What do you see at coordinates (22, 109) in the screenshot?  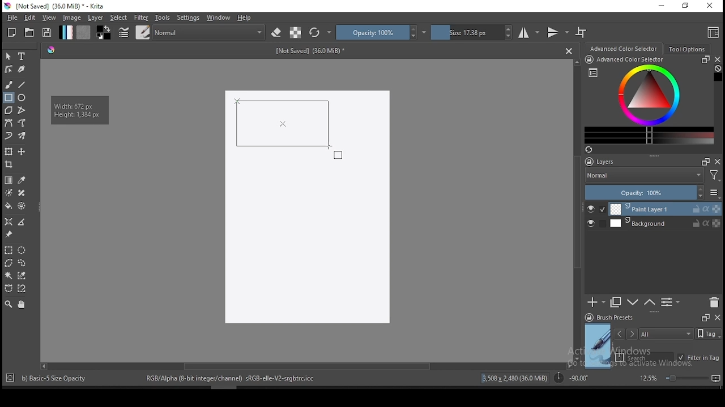 I see `polyline tool` at bounding box center [22, 109].